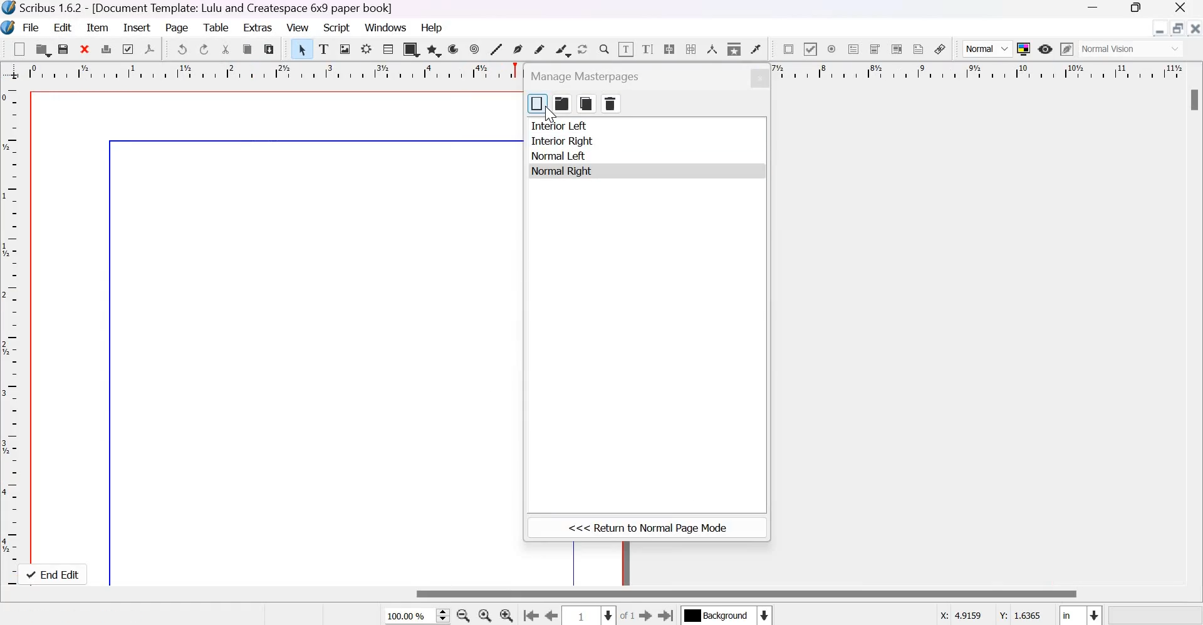 The width and height of the screenshot is (1203, 625). What do you see at coordinates (434, 49) in the screenshot?
I see `polygon` at bounding box center [434, 49].